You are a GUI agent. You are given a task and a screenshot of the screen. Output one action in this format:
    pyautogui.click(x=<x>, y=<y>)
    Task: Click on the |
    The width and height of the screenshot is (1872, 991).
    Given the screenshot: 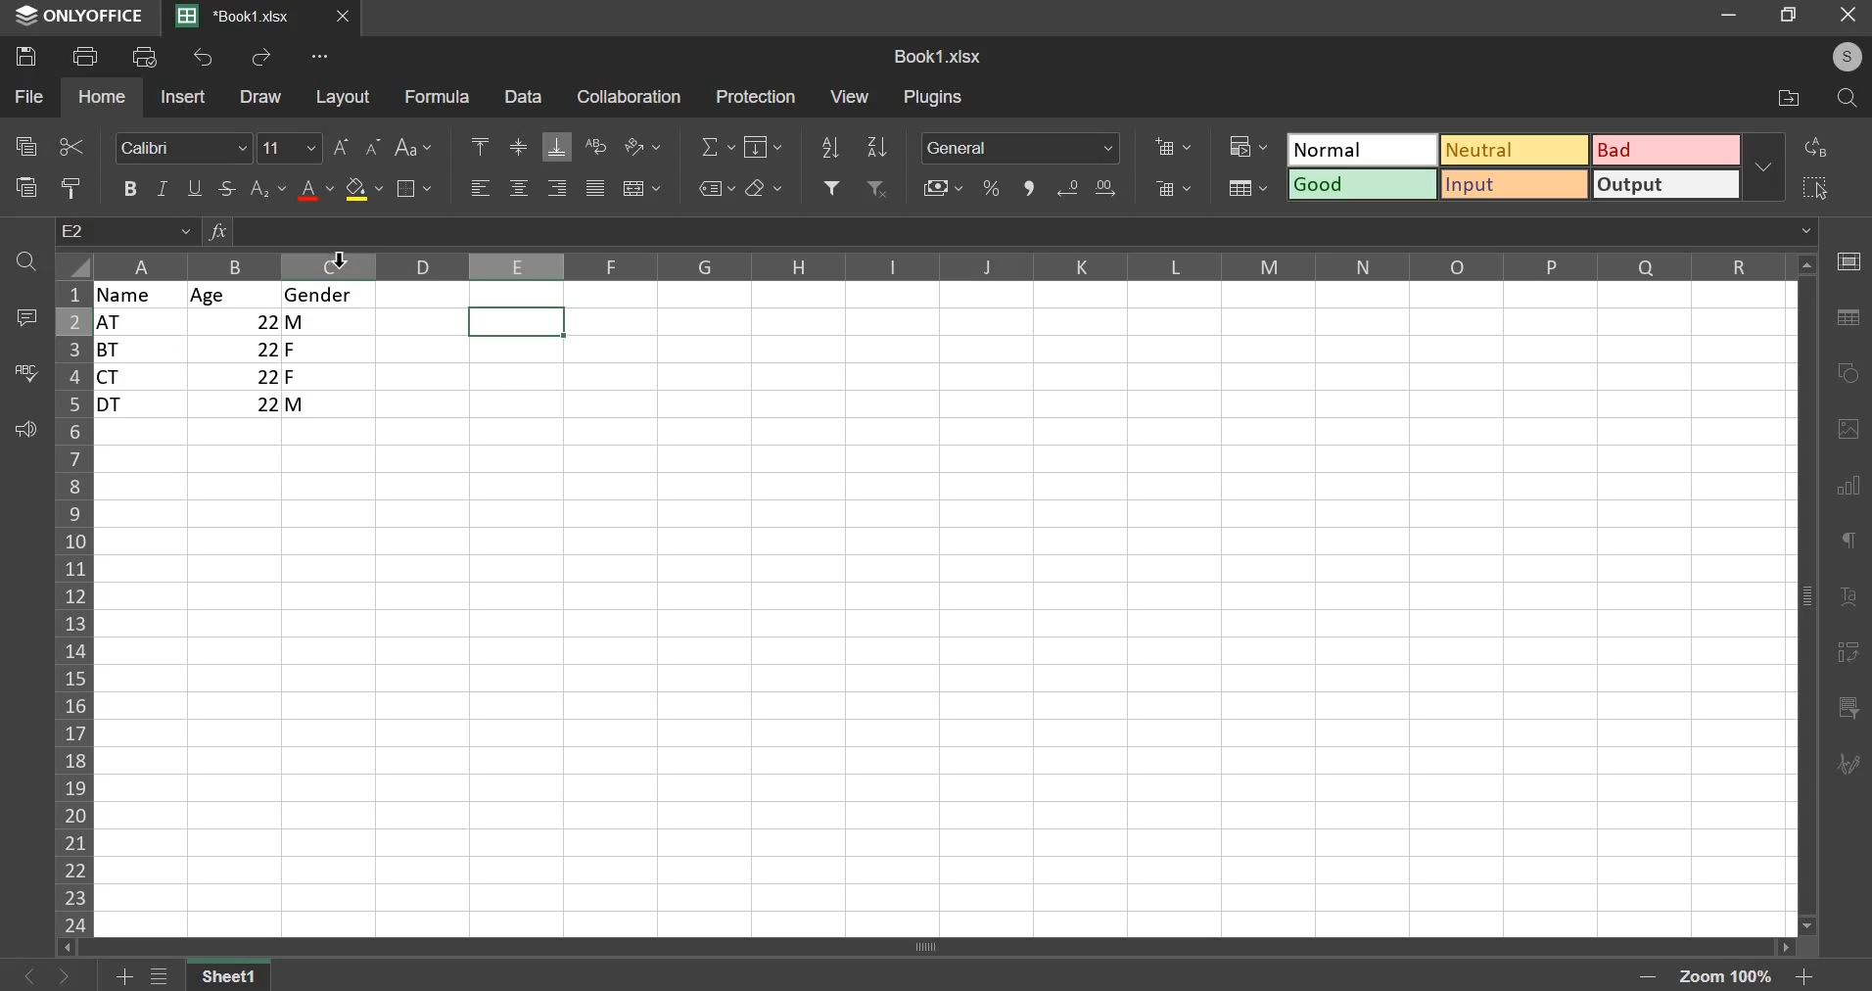 What is the action you would take?
    pyautogui.click(x=238, y=404)
    